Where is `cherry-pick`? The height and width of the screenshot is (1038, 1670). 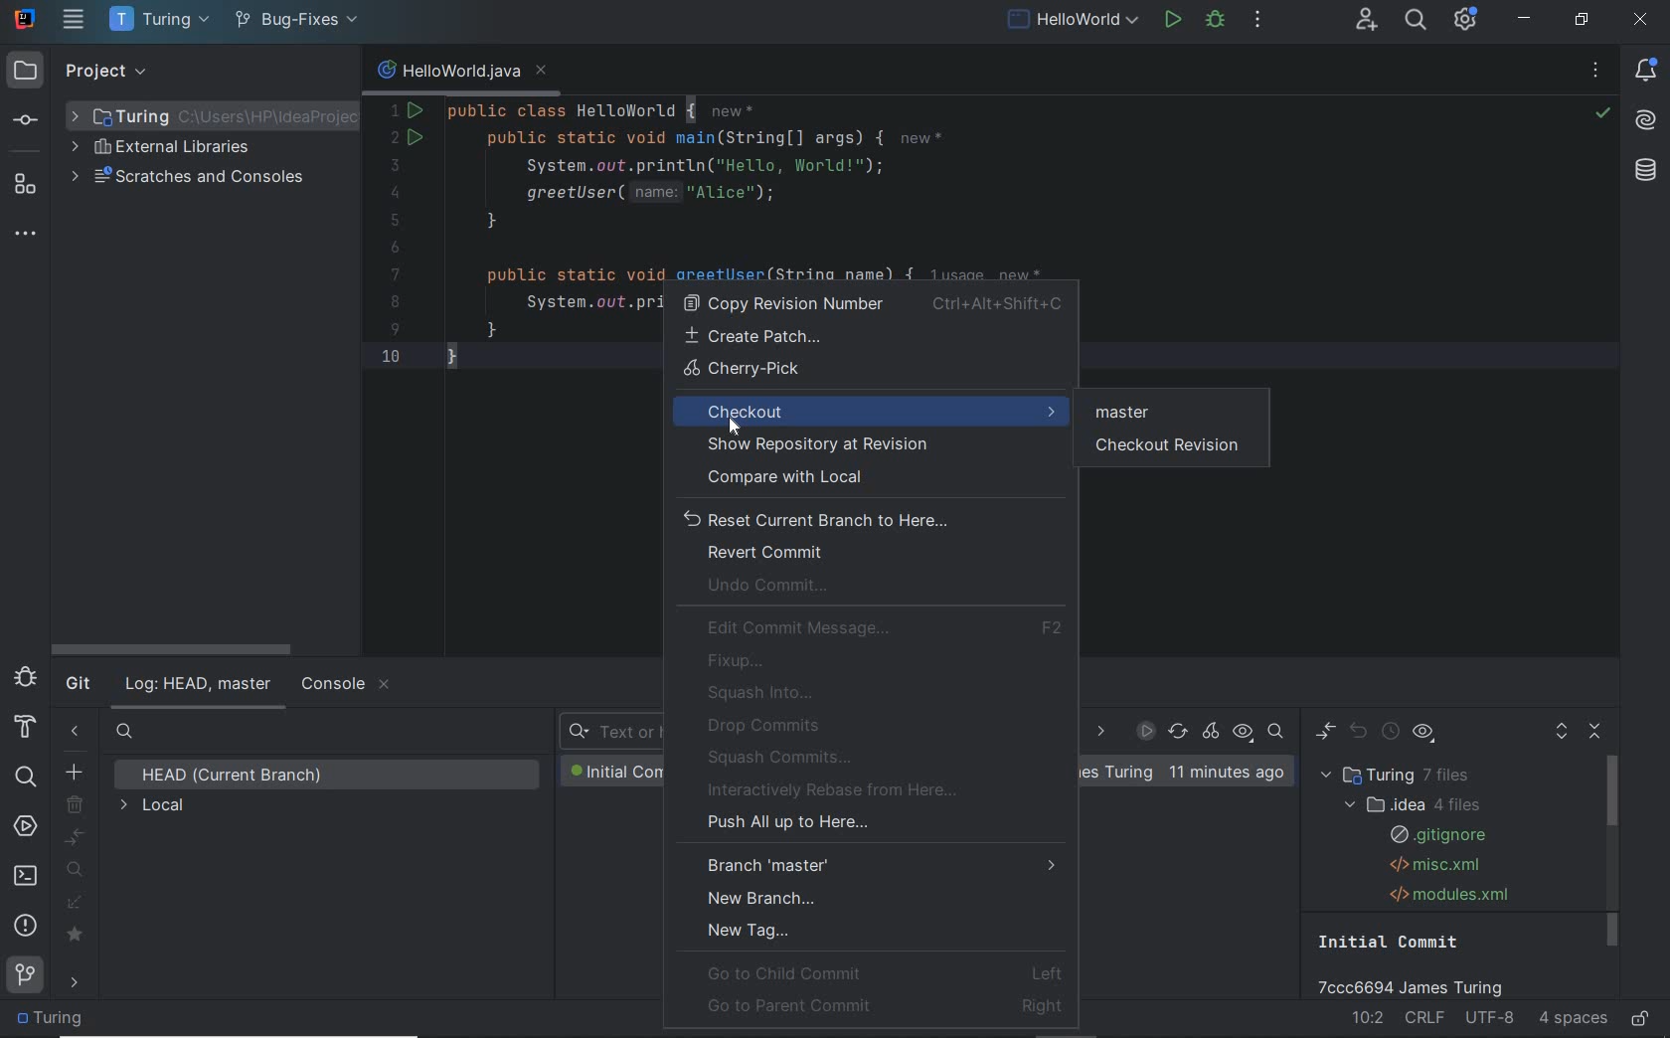
cherry-pick is located at coordinates (877, 372).